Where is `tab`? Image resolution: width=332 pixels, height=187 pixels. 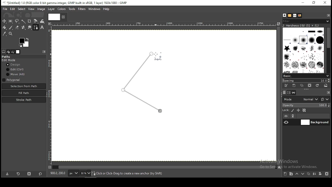 tab is located at coordinates (55, 17).